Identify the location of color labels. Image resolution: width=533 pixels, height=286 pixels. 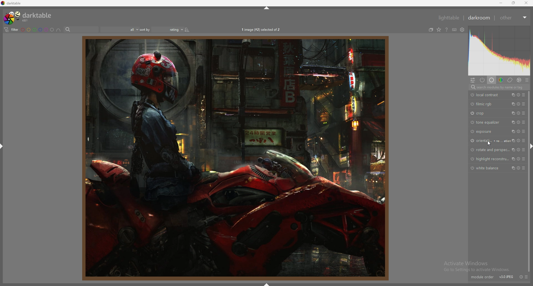
(37, 30).